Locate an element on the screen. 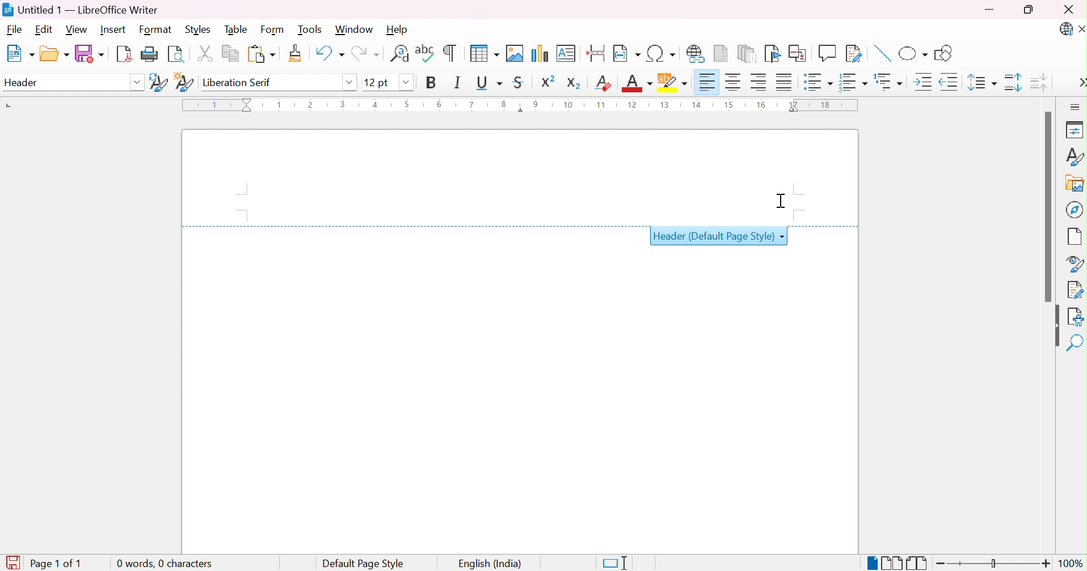  Help is located at coordinates (399, 29).